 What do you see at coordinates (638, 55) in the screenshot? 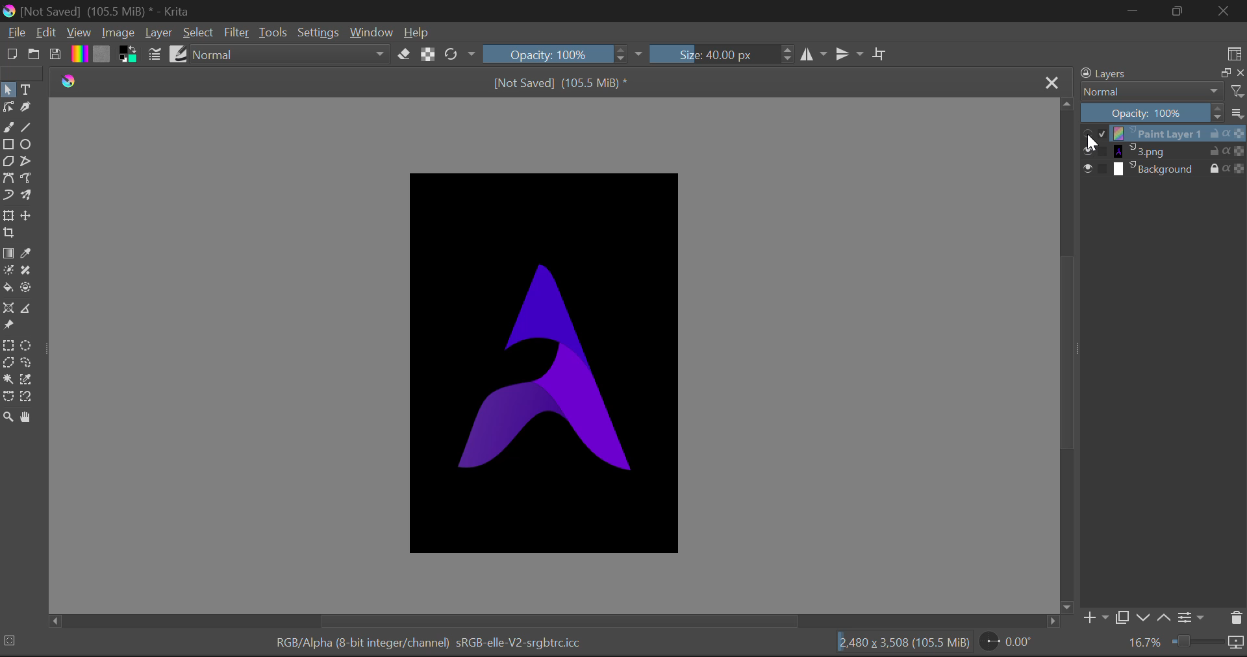
I see `expand` at bounding box center [638, 55].